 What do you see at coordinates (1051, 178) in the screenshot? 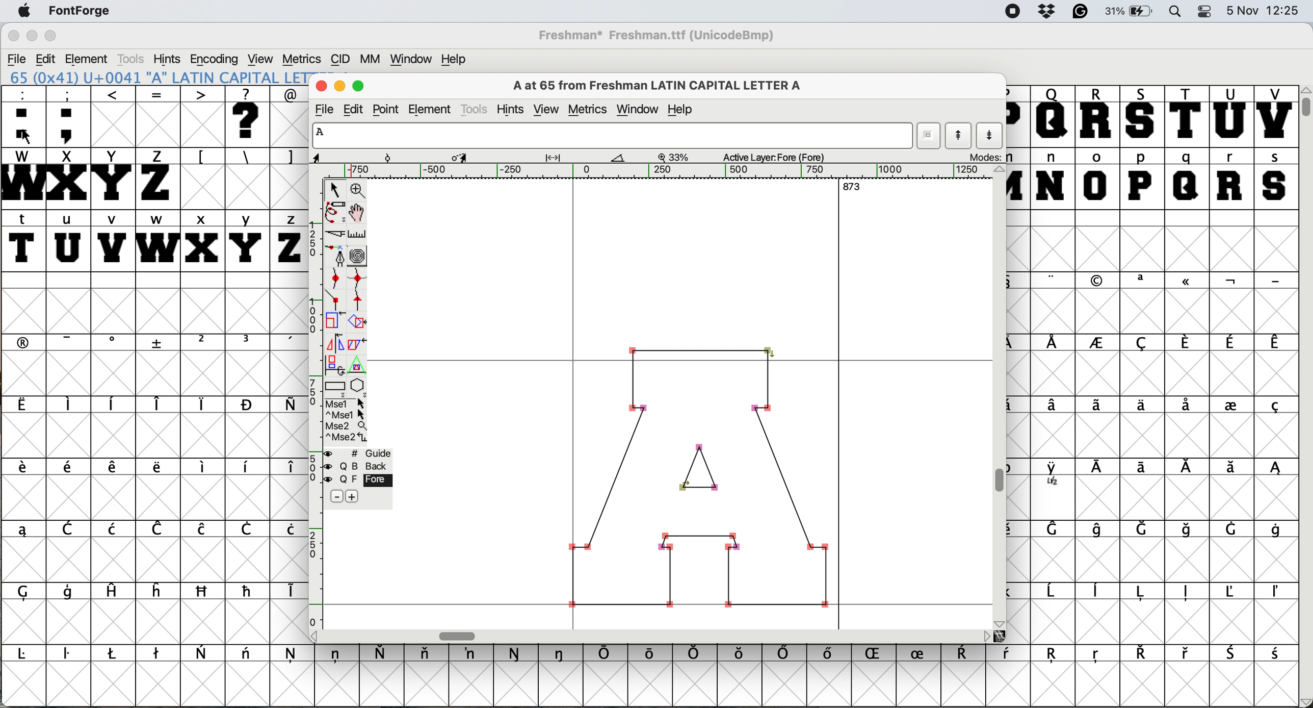
I see `n` at bounding box center [1051, 178].